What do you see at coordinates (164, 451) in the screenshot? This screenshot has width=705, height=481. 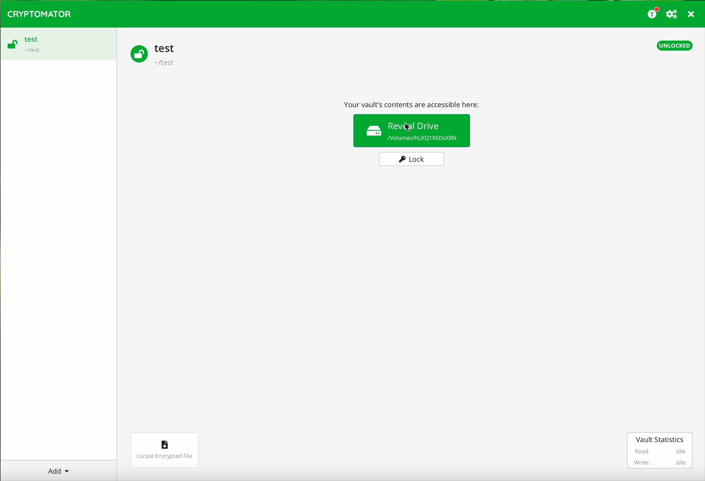 I see `locate encrypted file button` at bounding box center [164, 451].